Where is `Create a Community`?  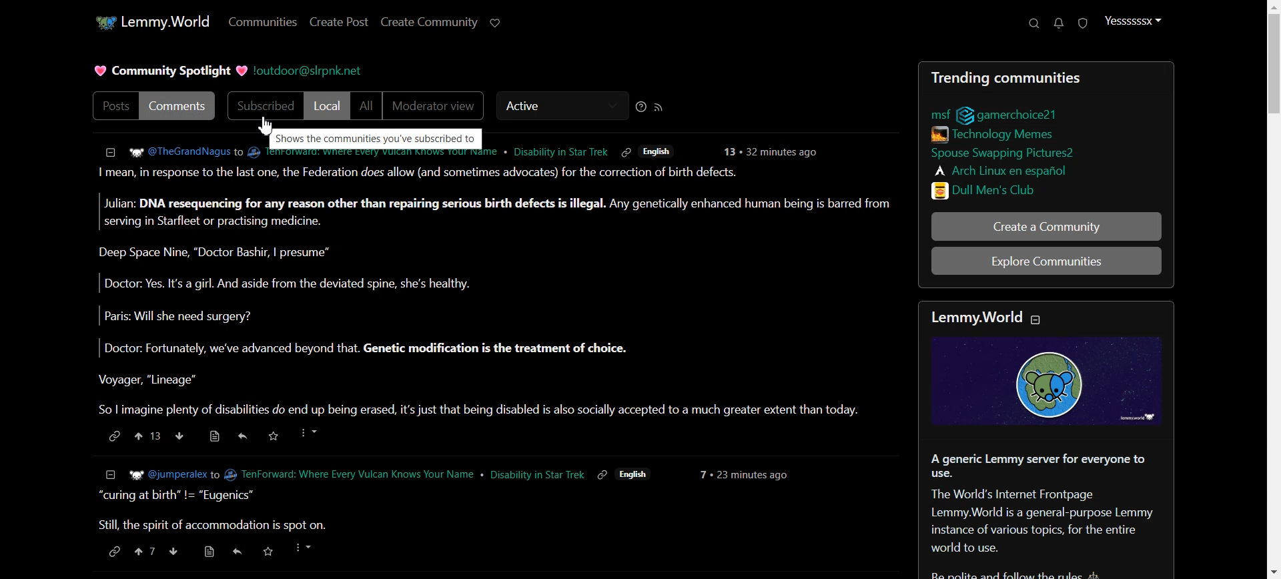 Create a Community is located at coordinates (1045, 226).